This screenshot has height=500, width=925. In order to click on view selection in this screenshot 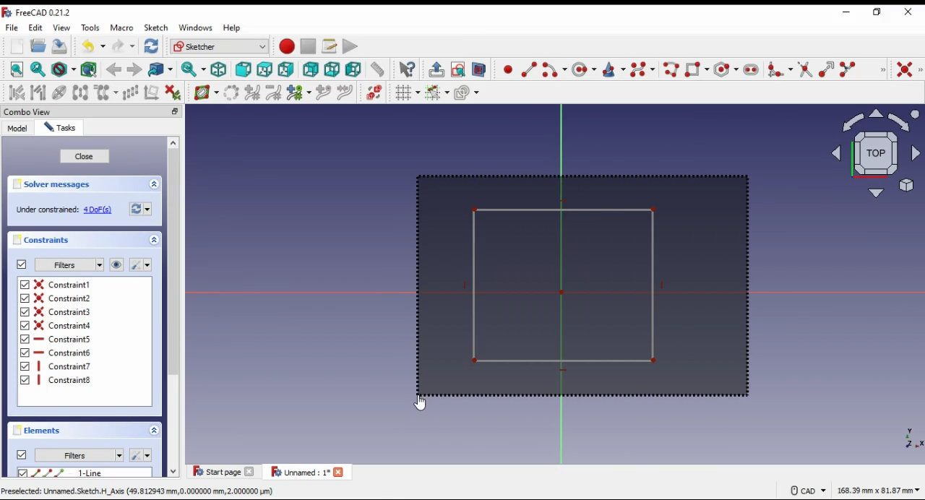, I will do `click(478, 69)`.